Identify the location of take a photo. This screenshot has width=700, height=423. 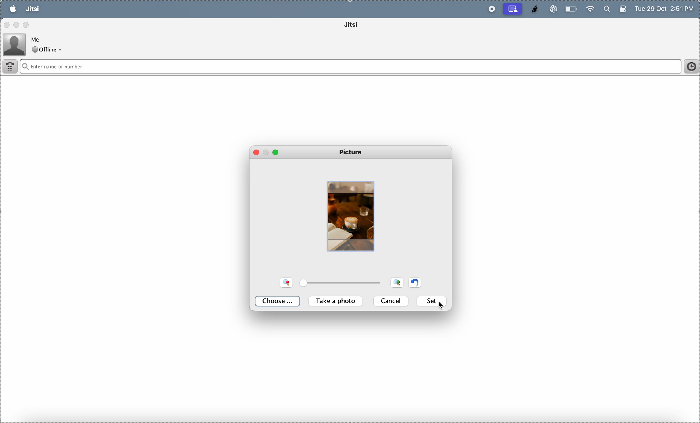
(337, 302).